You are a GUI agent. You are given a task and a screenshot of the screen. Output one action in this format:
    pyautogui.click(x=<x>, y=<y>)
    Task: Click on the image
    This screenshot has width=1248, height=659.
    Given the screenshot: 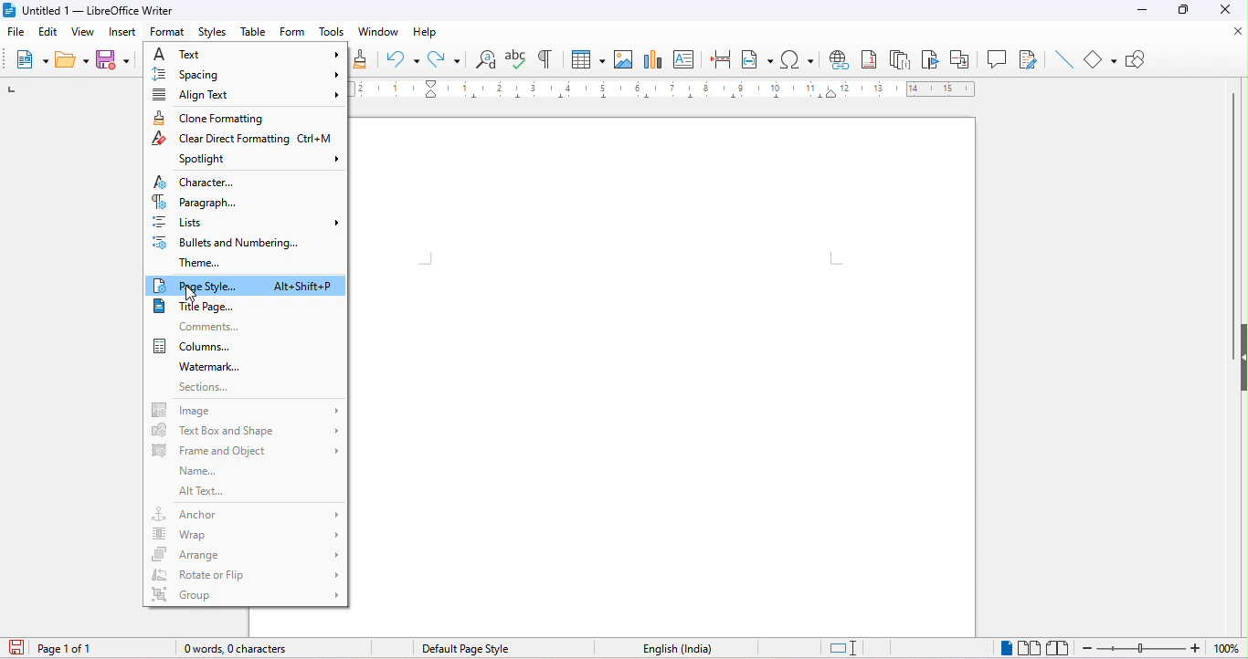 What is the action you would take?
    pyautogui.click(x=247, y=410)
    